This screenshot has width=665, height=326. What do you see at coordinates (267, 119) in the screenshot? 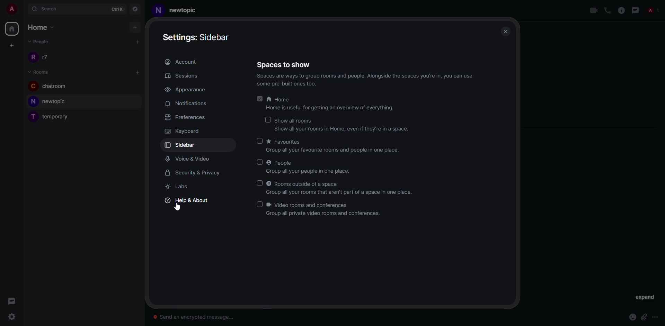
I see `select` at bounding box center [267, 119].